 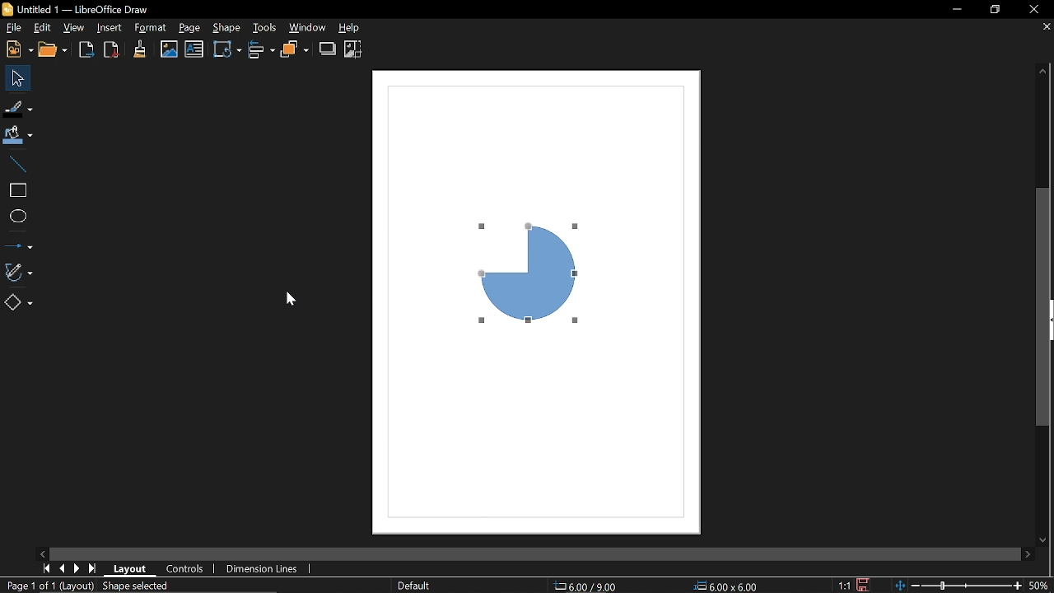 I want to click on Controls, so click(x=187, y=568).